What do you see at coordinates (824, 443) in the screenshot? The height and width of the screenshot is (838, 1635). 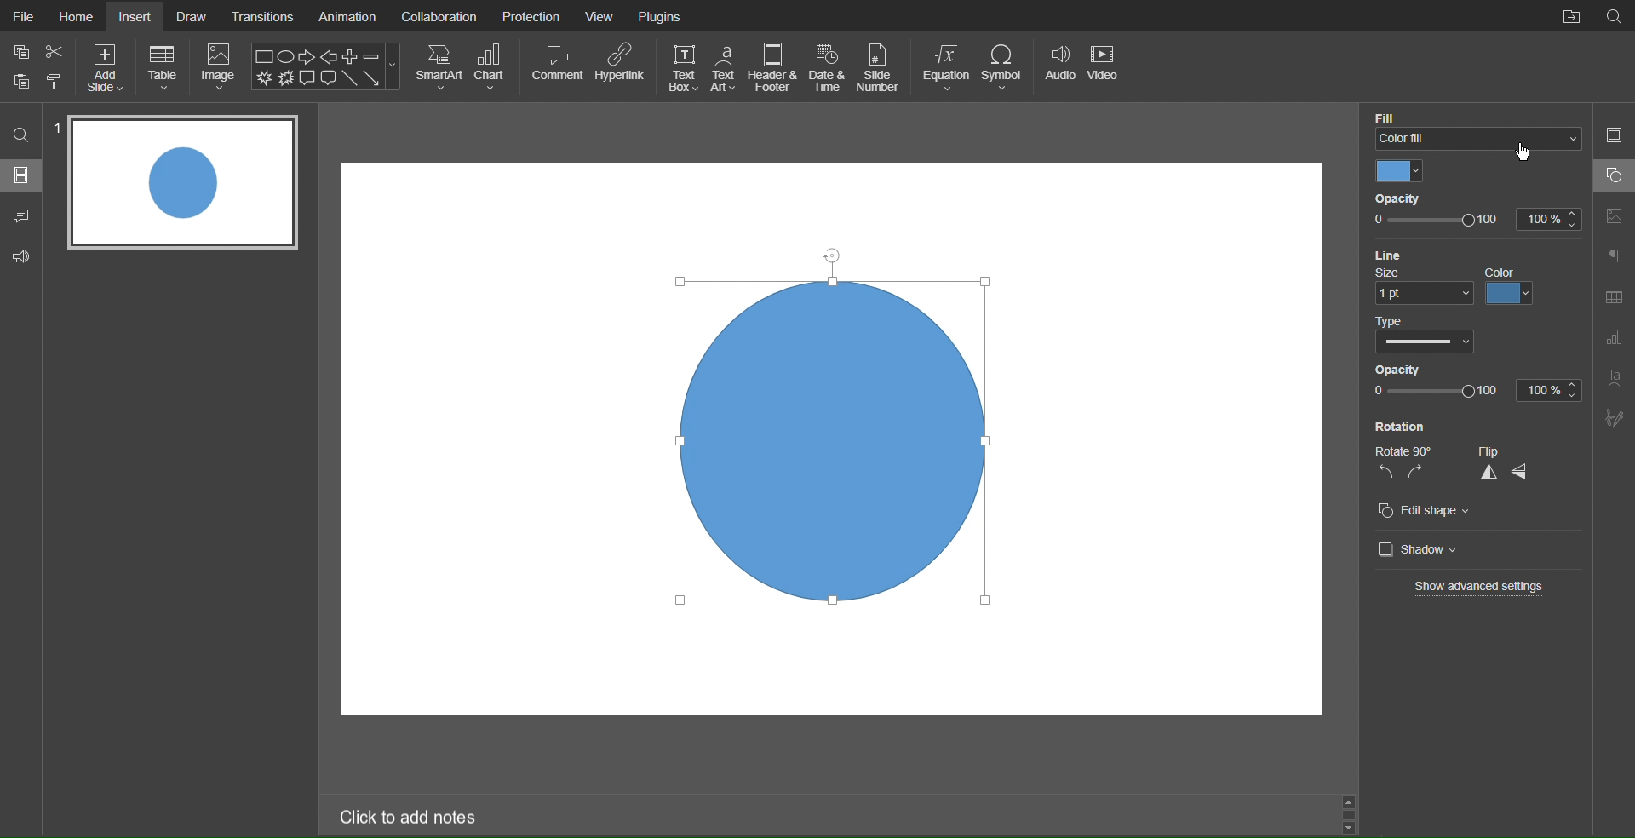 I see `Circle Selected` at bounding box center [824, 443].